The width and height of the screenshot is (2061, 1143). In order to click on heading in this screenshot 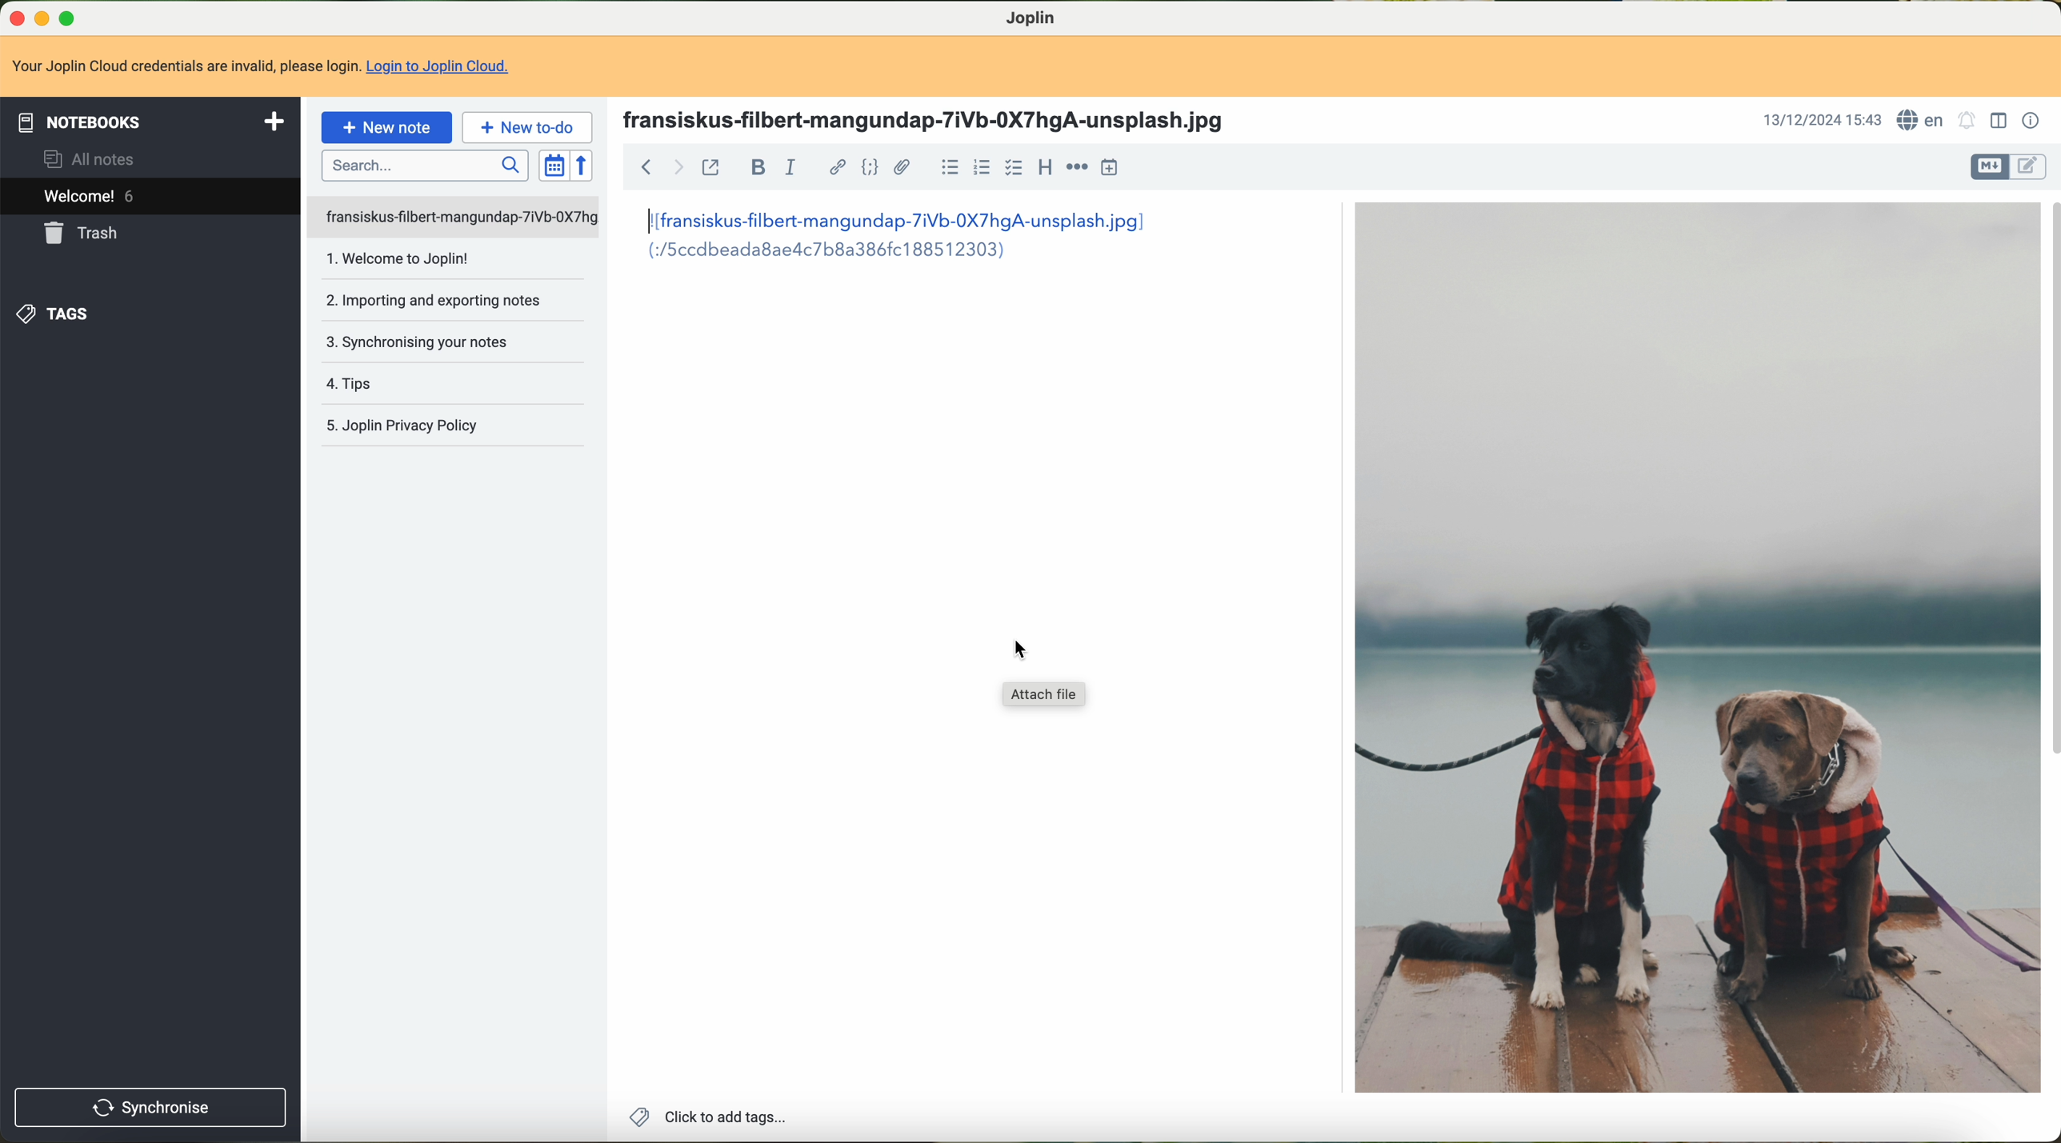, I will do `click(1046, 169)`.